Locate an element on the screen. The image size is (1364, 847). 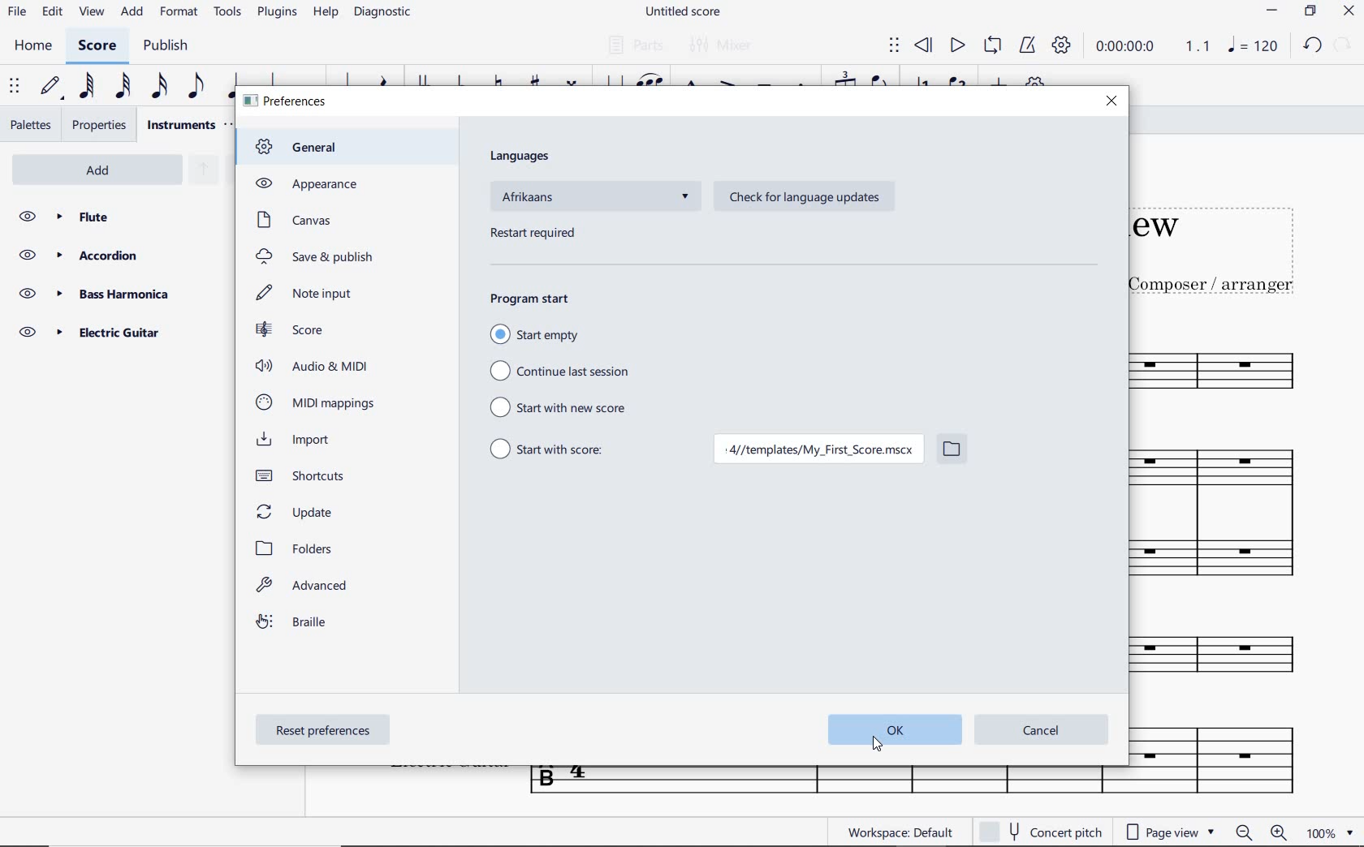
workspace: default is located at coordinates (901, 832).